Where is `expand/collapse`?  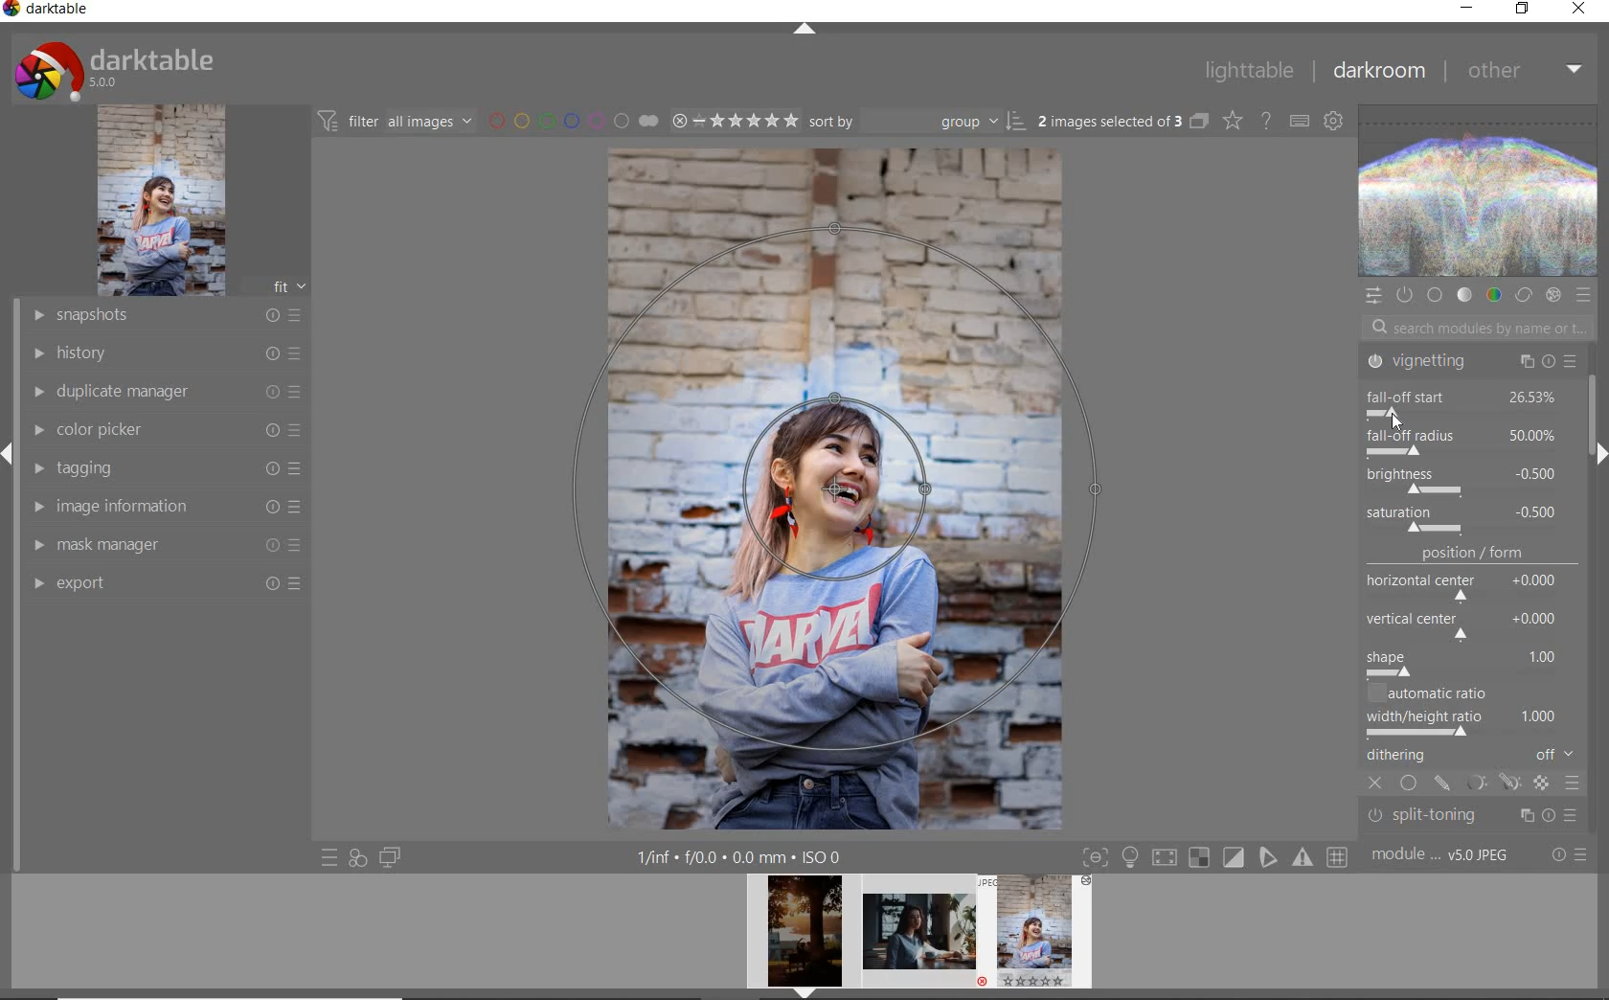
expand/collapse is located at coordinates (804, 31).